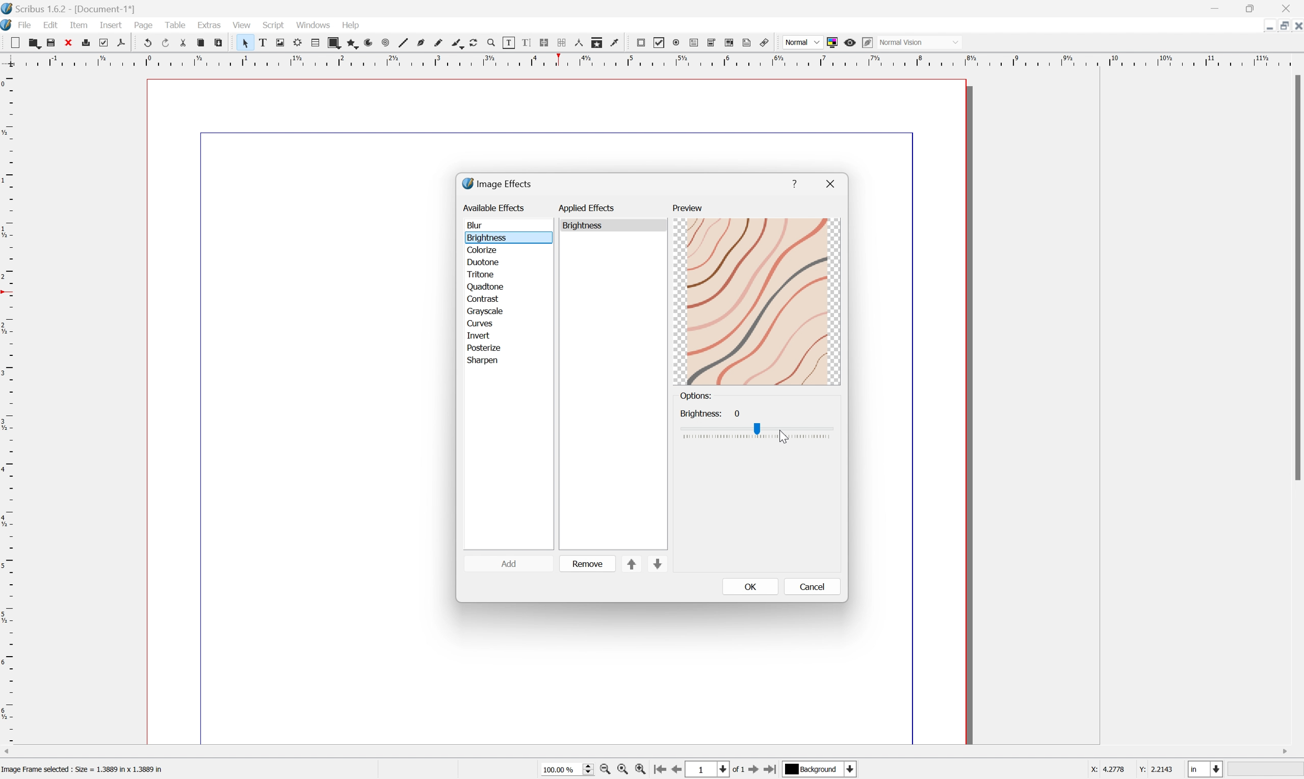  Describe the element at coordinates (487, 237) in the screenshot. I see `brightness` at that location.